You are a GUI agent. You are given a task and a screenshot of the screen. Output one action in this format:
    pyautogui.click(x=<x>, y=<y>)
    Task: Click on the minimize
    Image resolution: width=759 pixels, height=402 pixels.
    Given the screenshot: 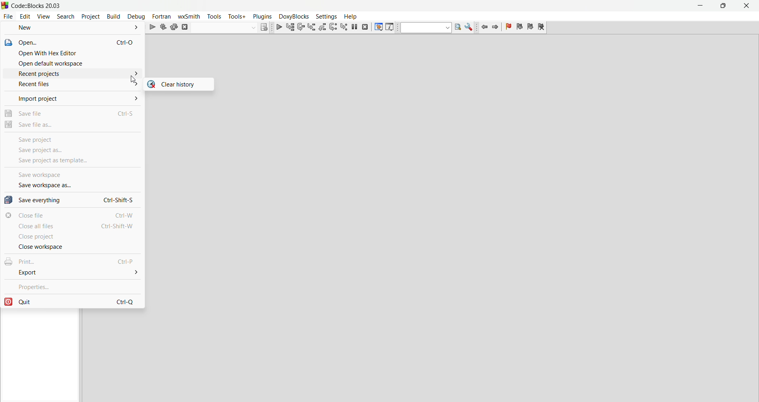 What is the action you would take?
    pyautogui.click(x=701, y=7)
    